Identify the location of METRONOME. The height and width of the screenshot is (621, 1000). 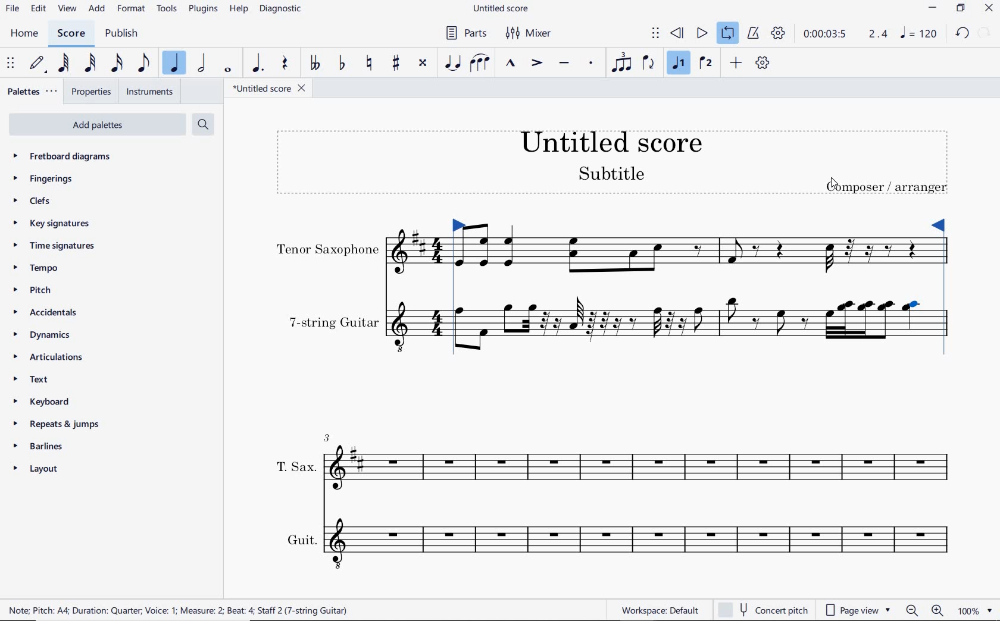
(753, 32).